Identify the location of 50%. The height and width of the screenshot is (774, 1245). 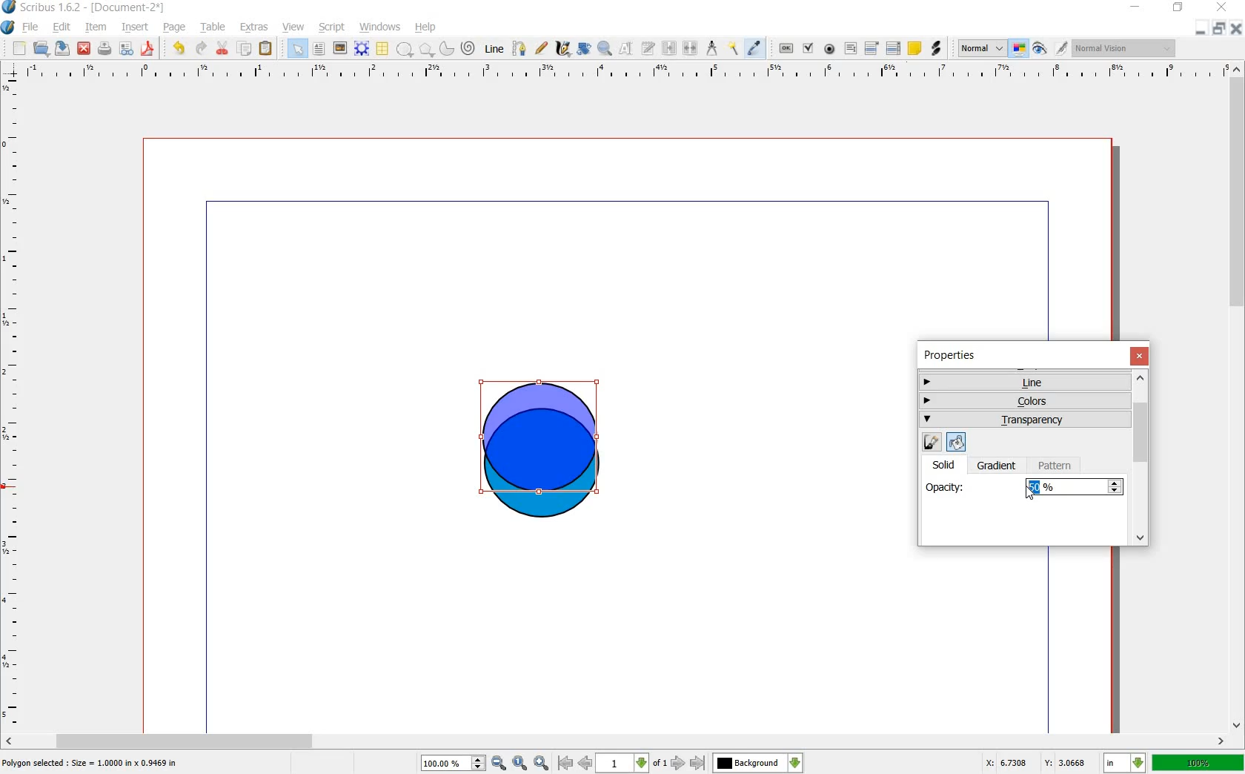
(1064, 487).